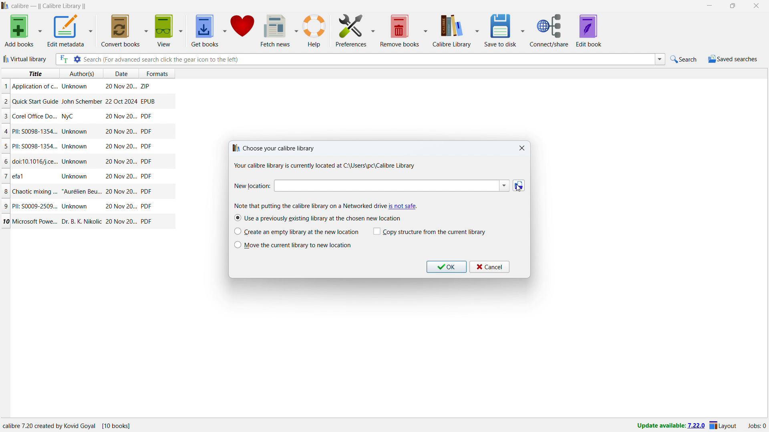 This screenshot has height=432, width=769. What do you see at coordinates (489, 267) in the screenshot?
I see `cancel` at bounding box center [489, 267].